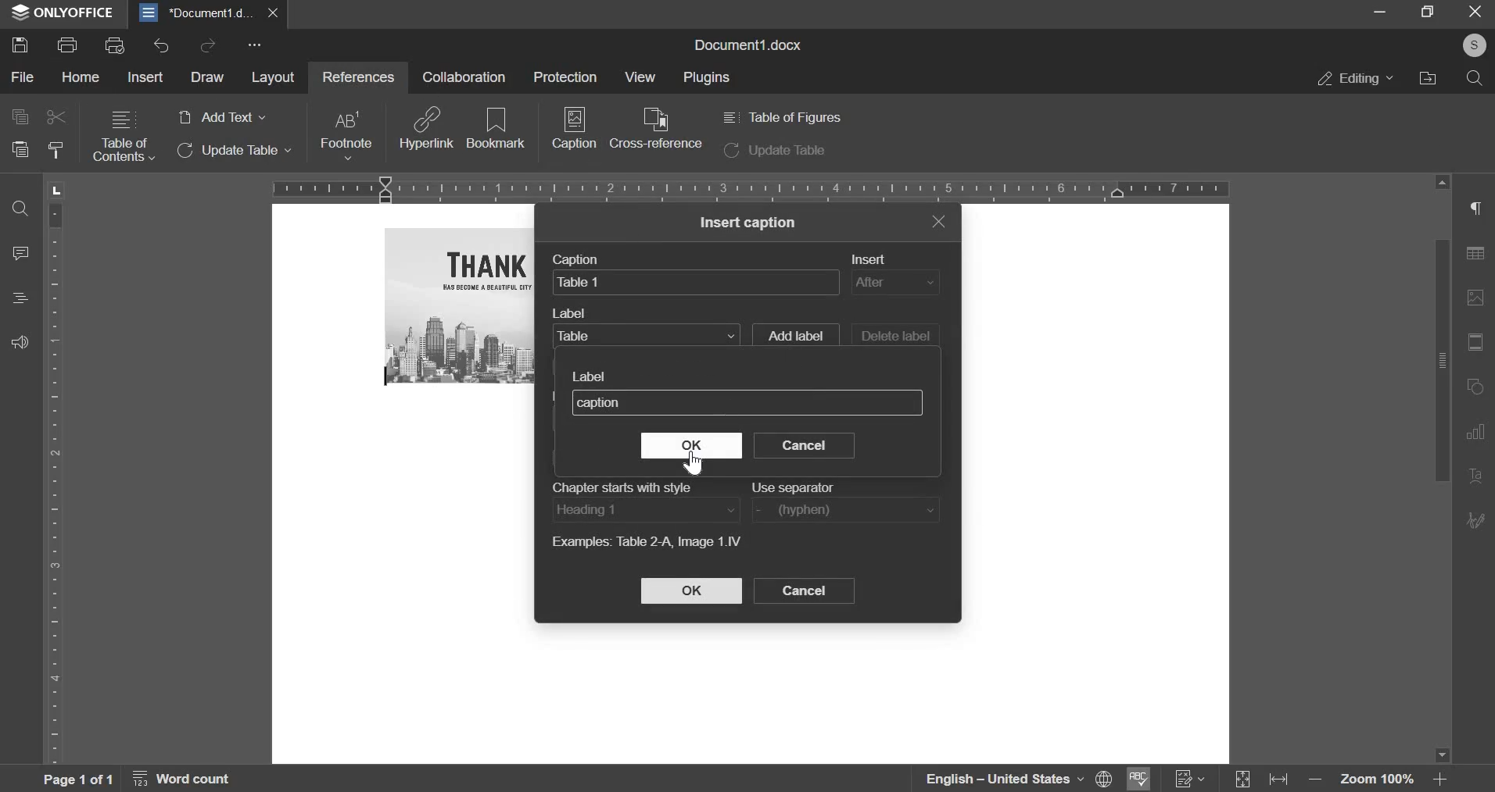 The height and width of the screenshot is (792, 1495). Describe the element at coordinates (803, 445) in the screenshot. I see `cancel` at that location.